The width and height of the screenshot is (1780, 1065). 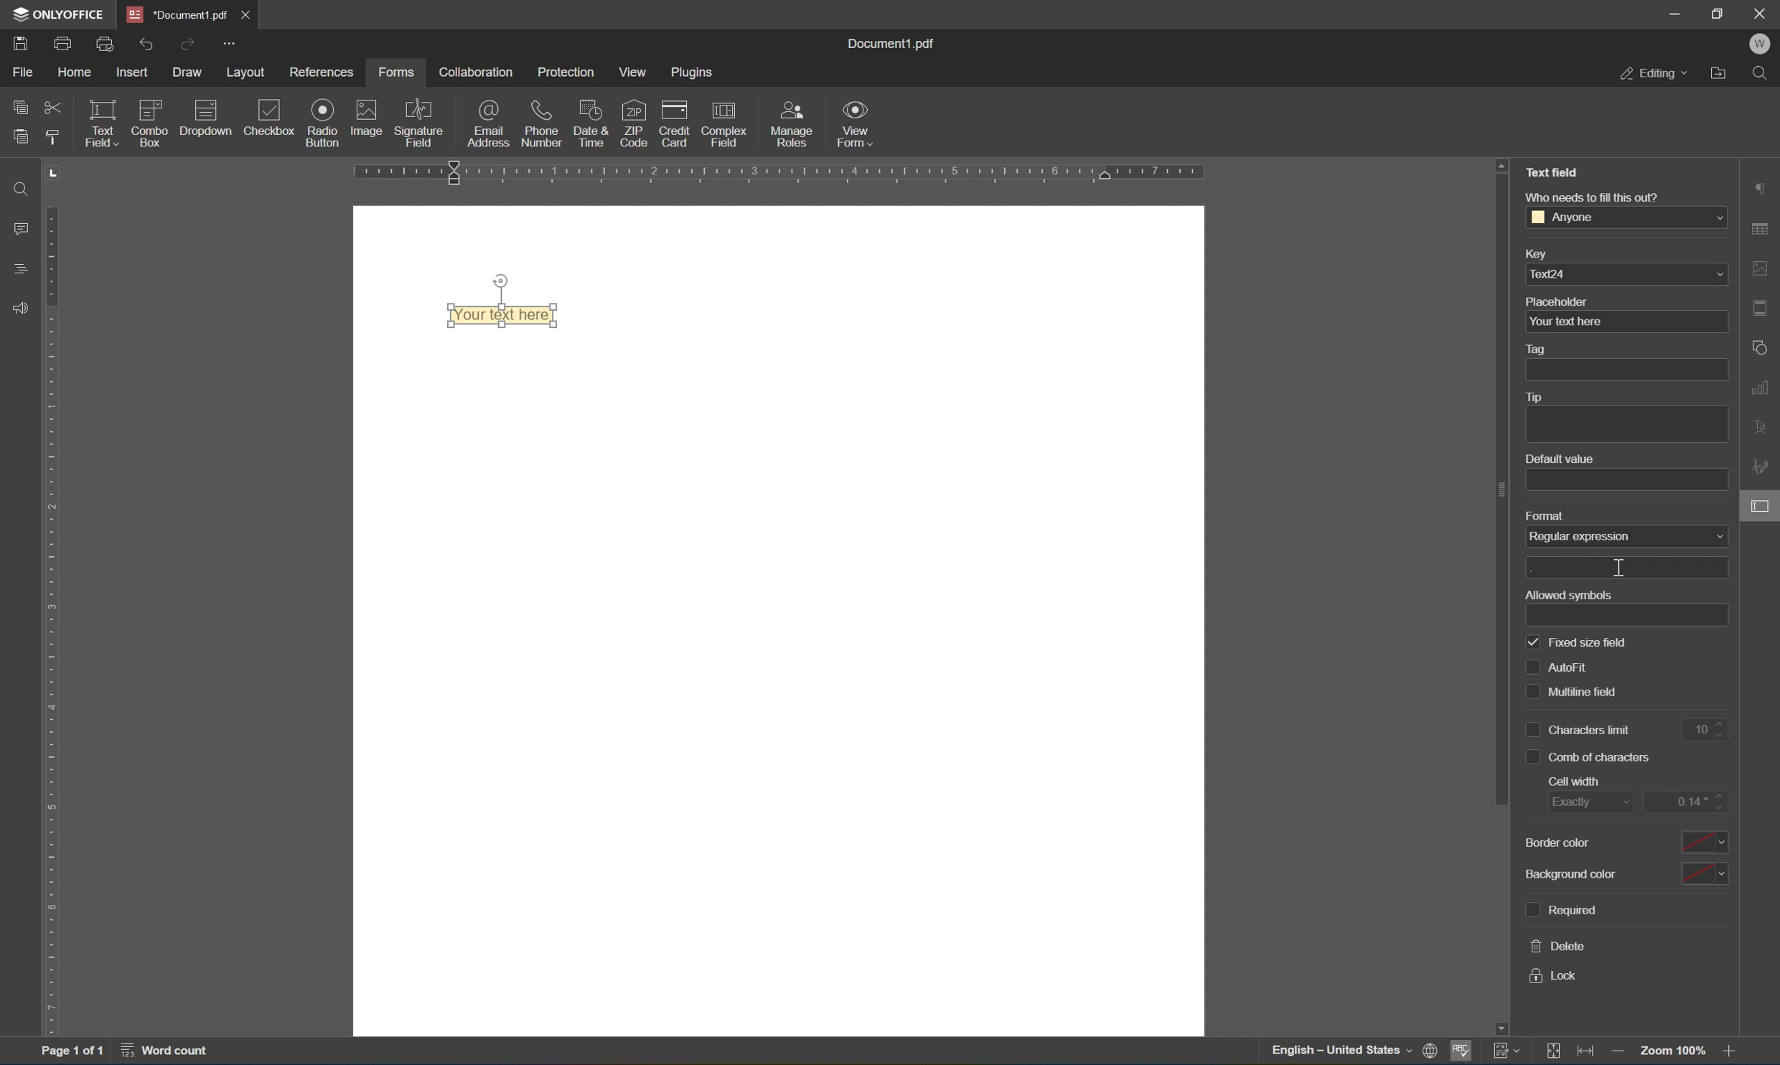 I want to click on document1.pdf, so click(x=889, y=41).